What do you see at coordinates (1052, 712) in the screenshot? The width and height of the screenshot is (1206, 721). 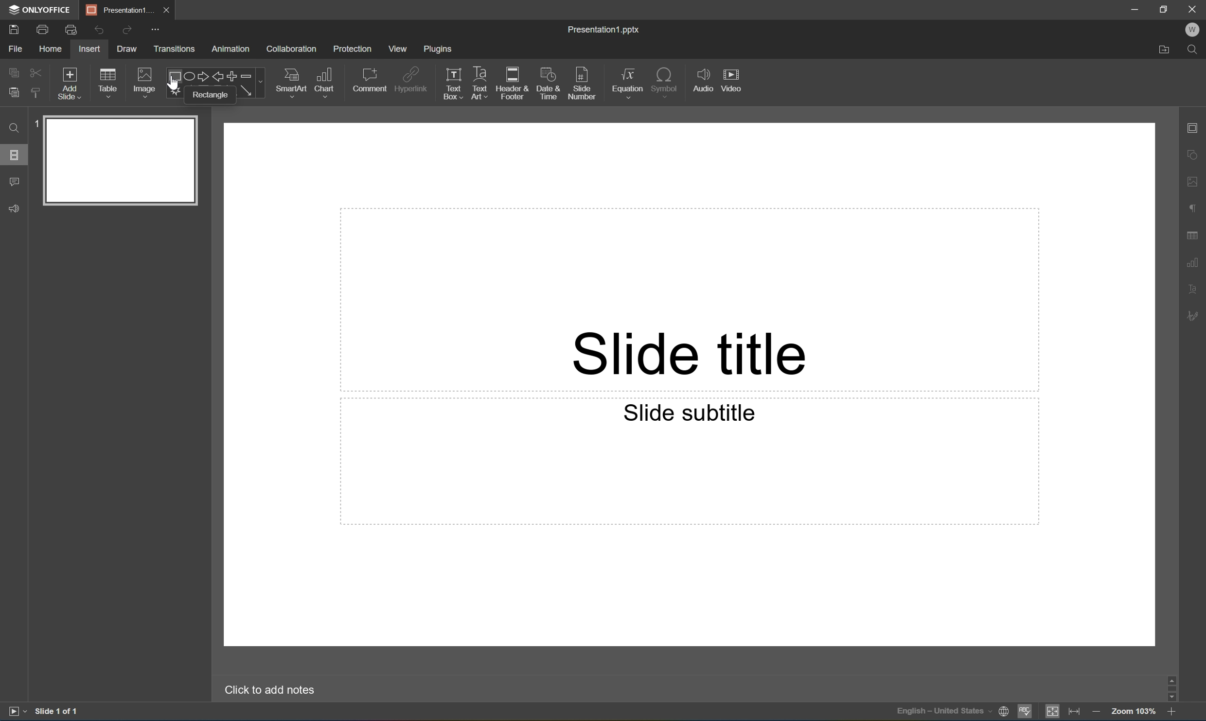 I see `Fit to slide` at bounding box center [1052, 712].